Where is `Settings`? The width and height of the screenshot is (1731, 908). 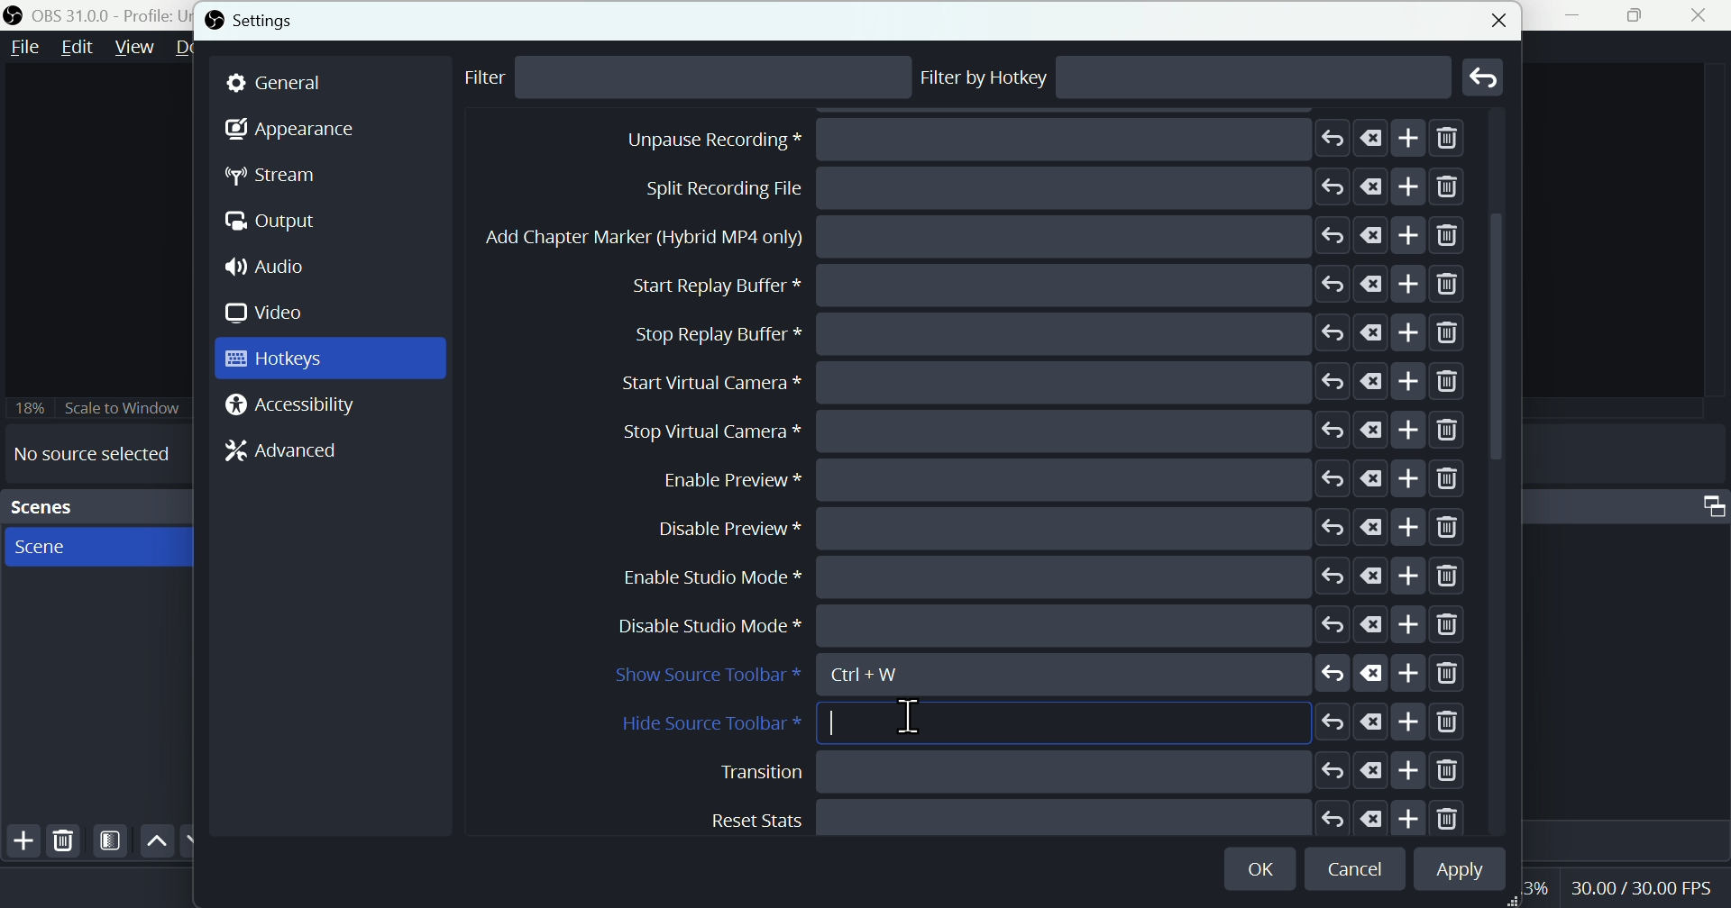 Settings is located at coordinates (258, 21).